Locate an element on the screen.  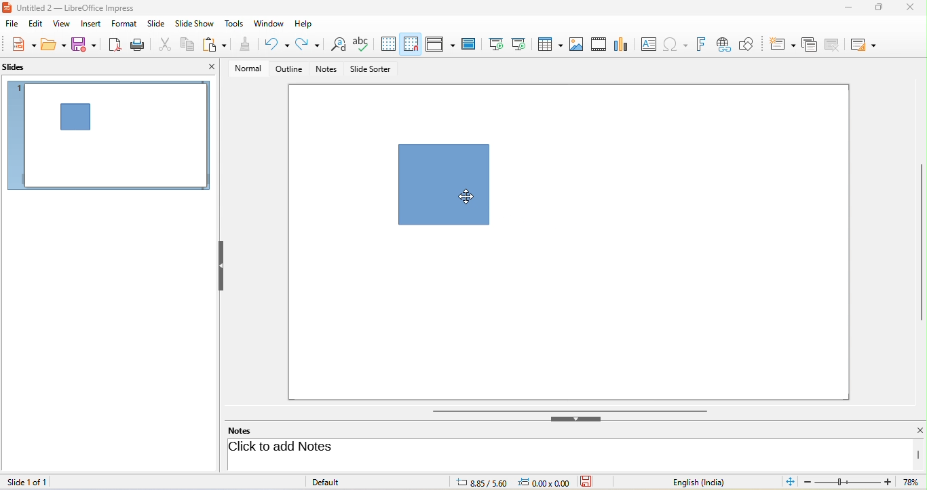
start from first slide  is located at coordinates (496, 43).